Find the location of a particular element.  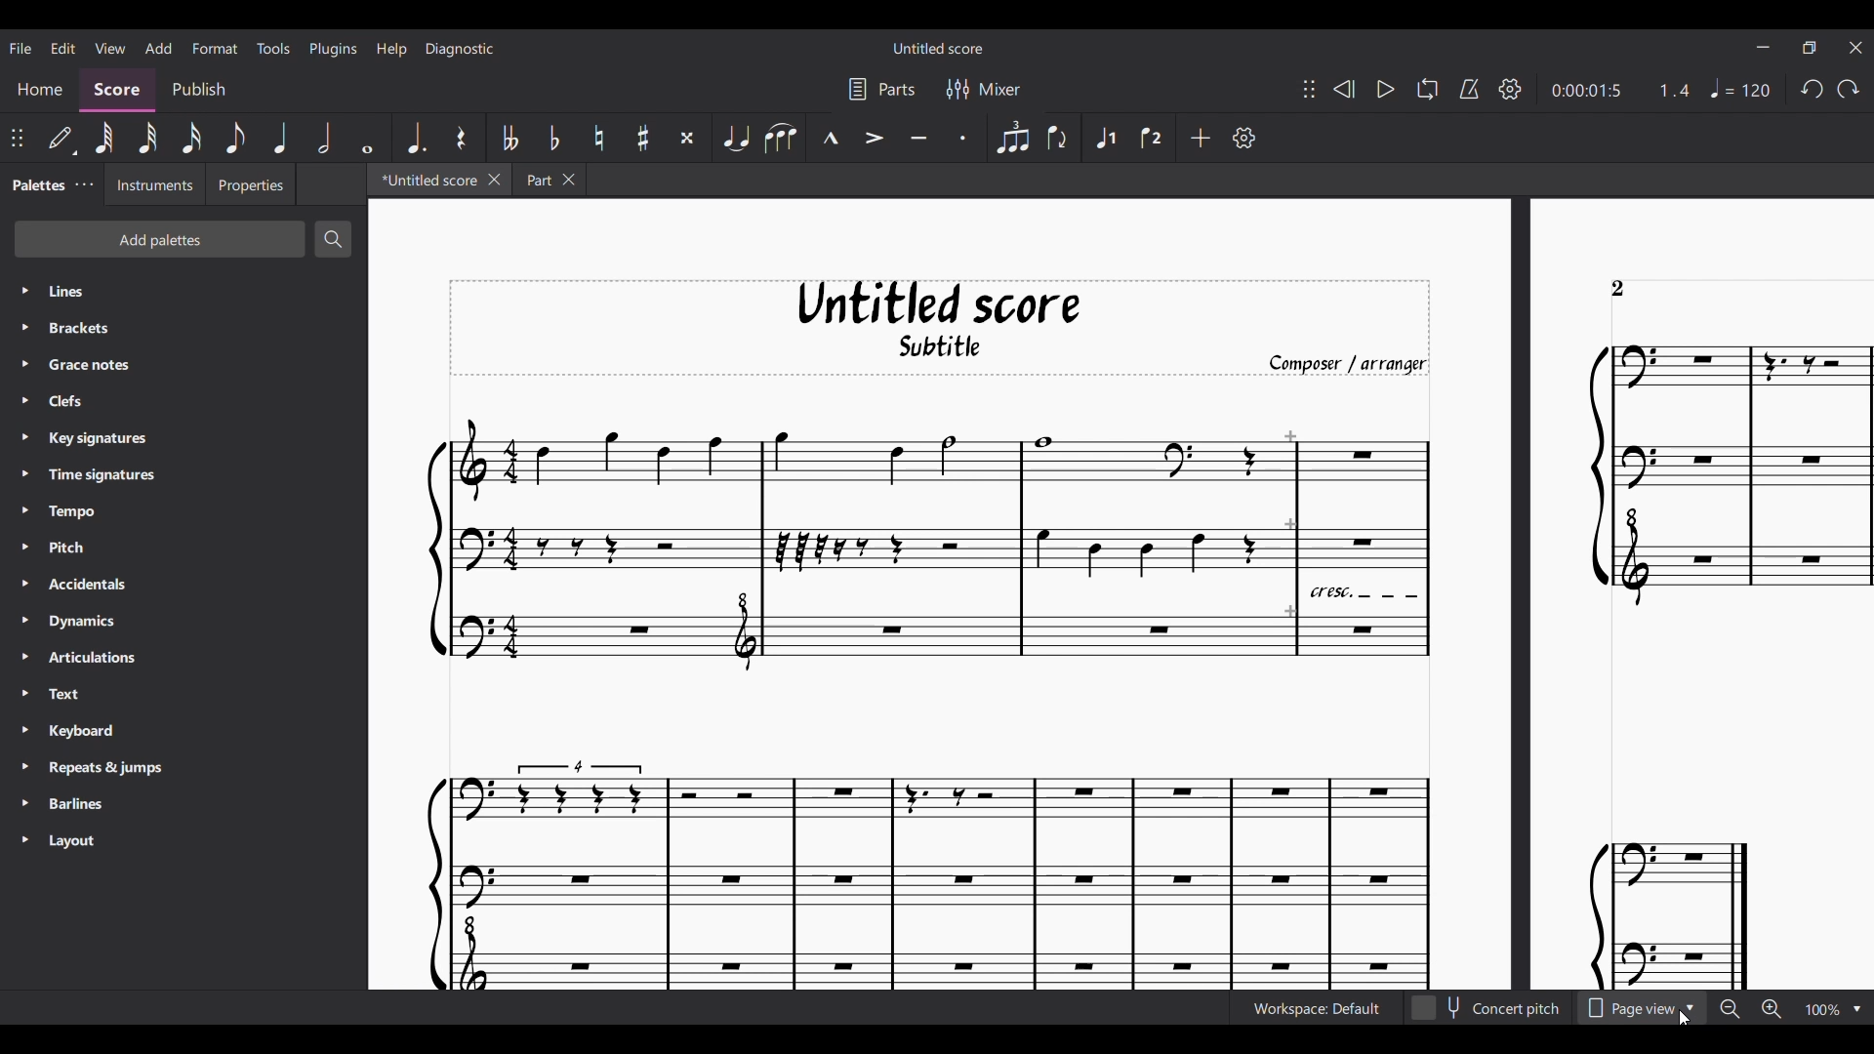

Page view options, highlighted by cursor is located at coordinates (1642, 1008).